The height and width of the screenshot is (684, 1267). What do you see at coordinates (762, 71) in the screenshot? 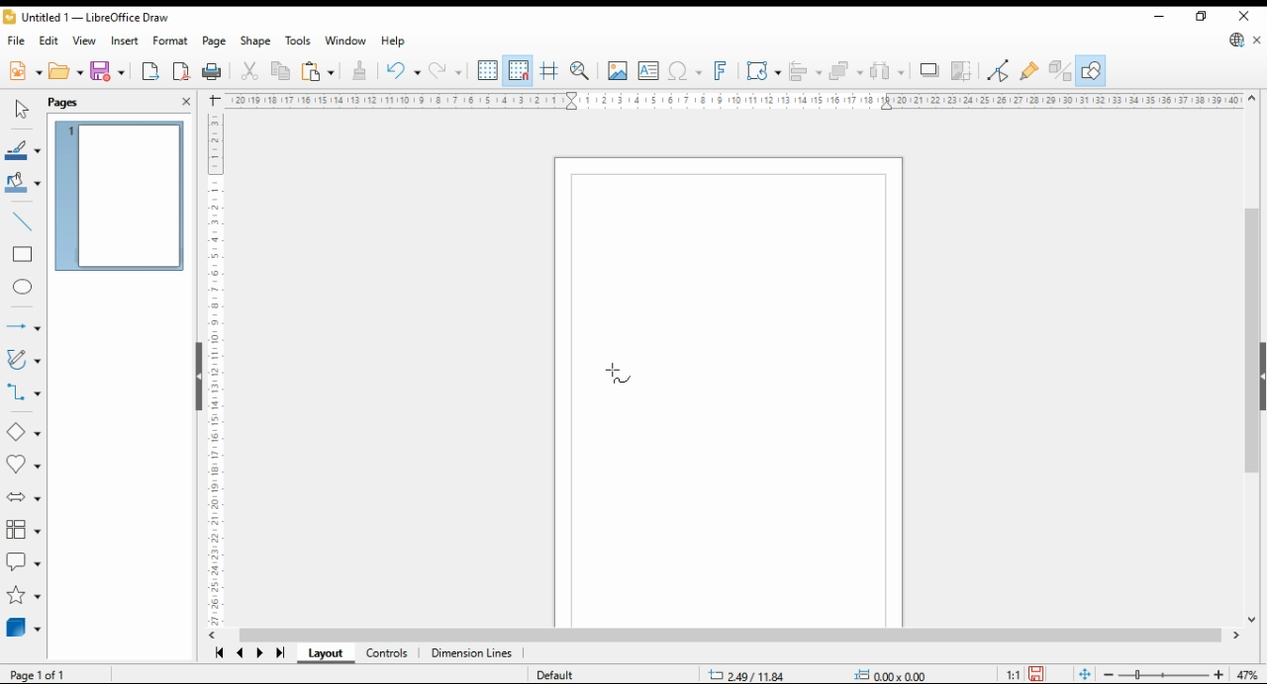
I see `transformations` at bounding box center [762, 71].